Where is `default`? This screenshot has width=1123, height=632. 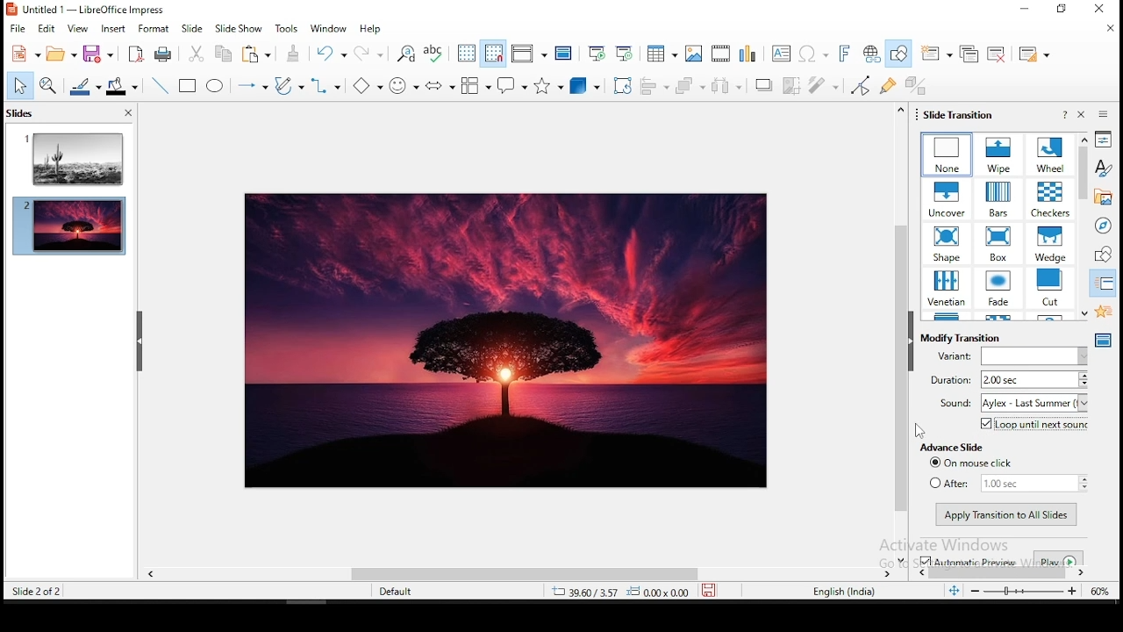
default is located at coordinates (397, 593).